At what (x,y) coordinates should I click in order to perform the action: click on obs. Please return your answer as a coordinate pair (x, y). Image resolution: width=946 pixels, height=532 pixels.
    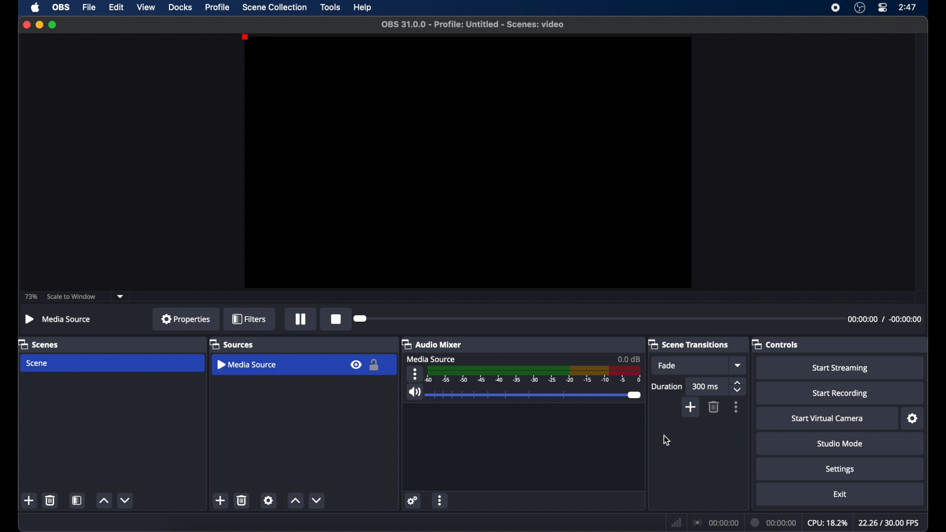
    Looking at the image, I should click on (61, 7).